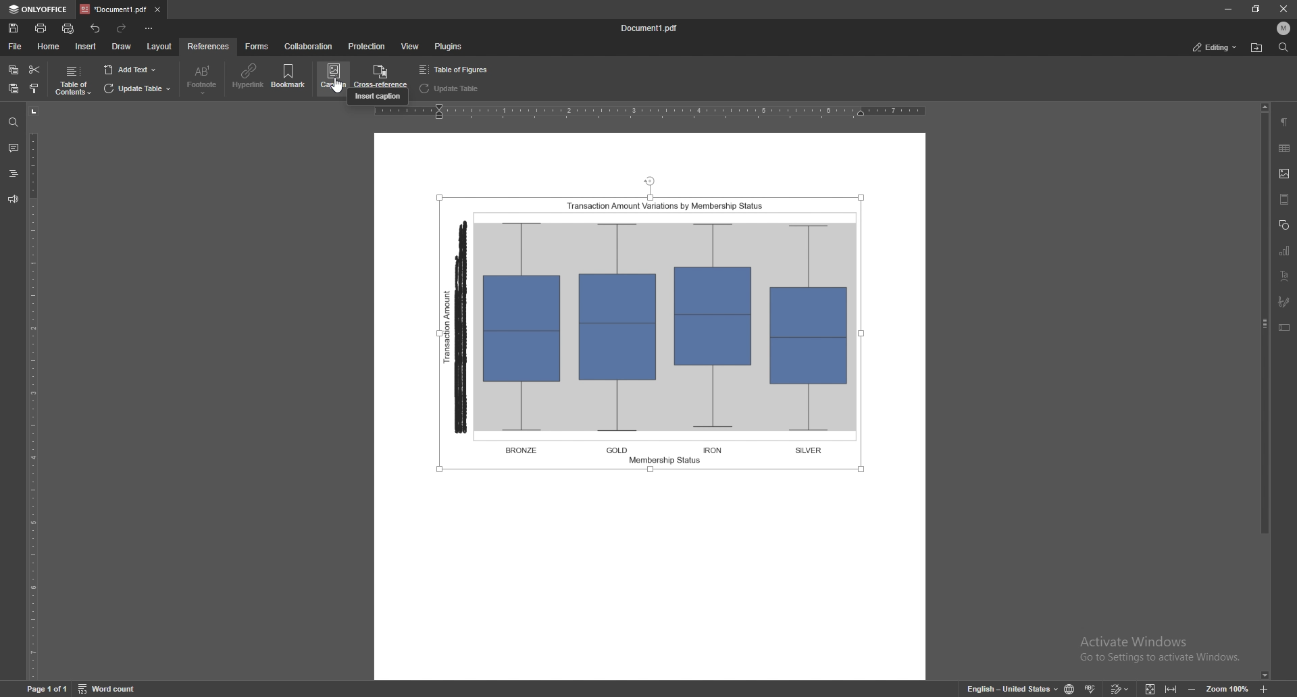 This screenshot has height=697, width=1297. Describe the element at coordinates (1286, 302) in the screenshot. I see `signature` at that location.